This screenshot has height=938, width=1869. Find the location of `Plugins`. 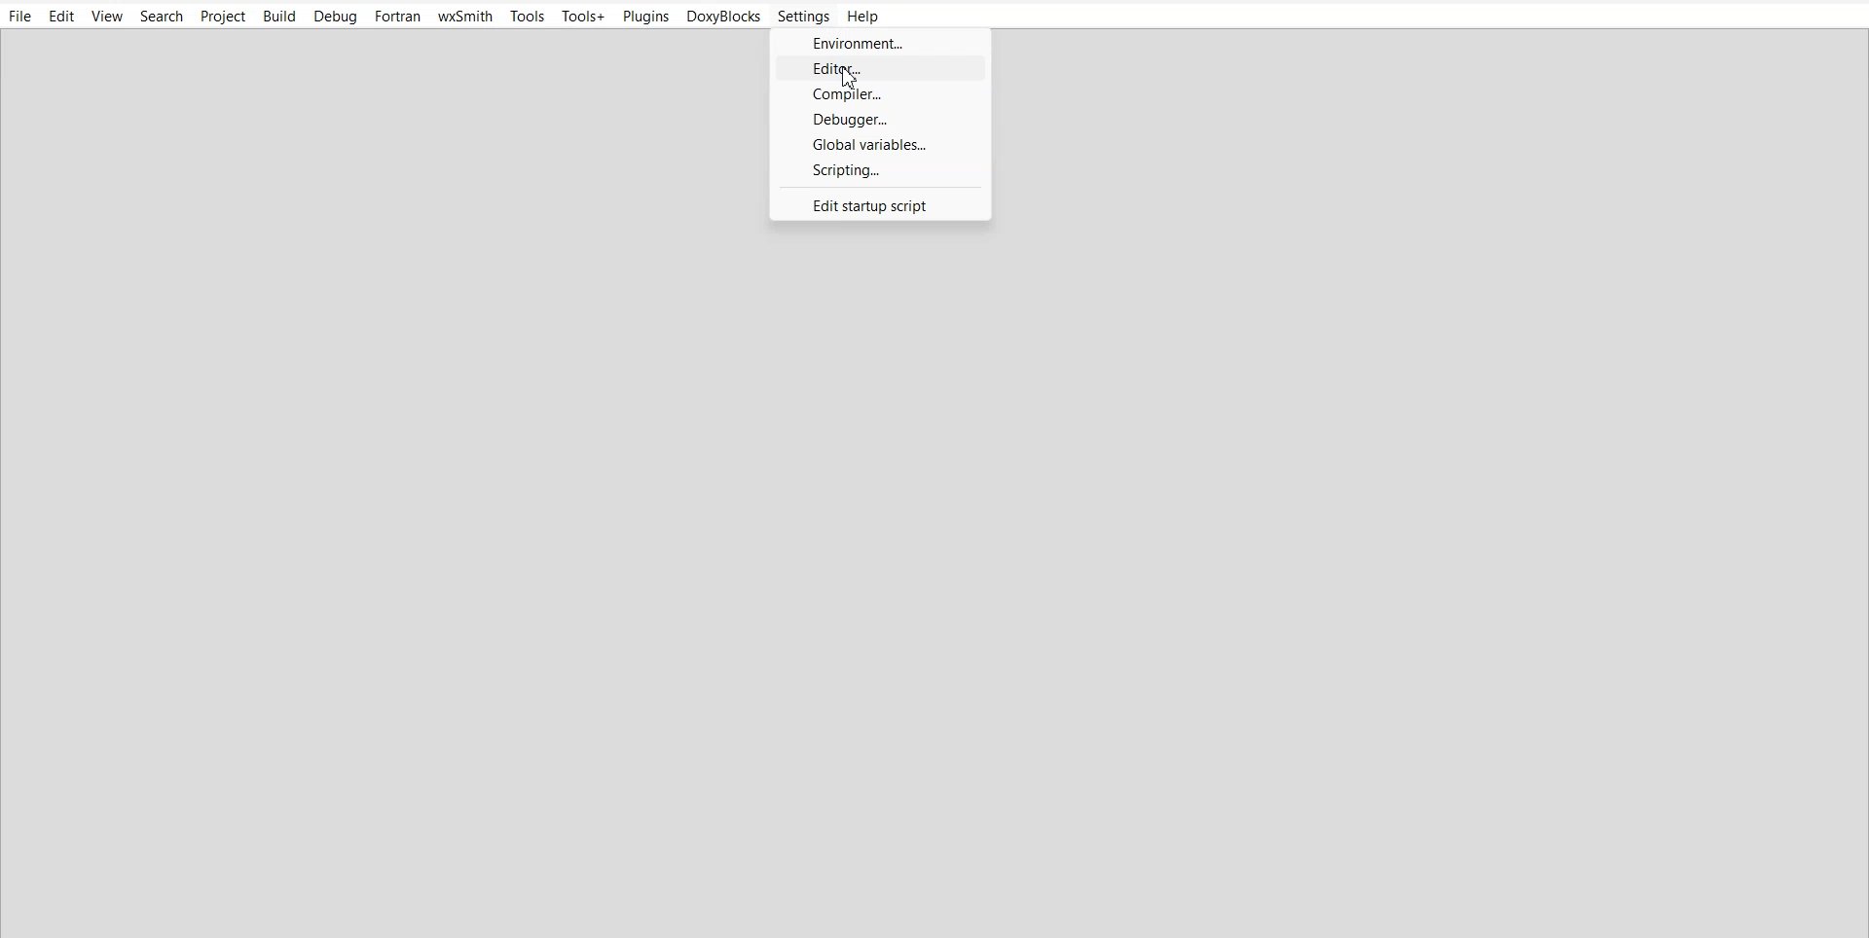

Plugins is located at coordinates (645, 16).